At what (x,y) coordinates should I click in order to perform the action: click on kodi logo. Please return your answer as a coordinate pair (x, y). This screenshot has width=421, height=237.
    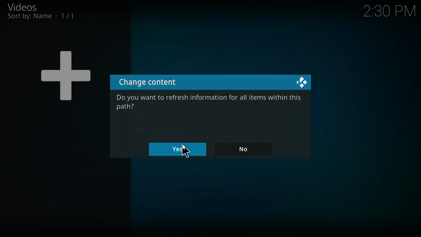
    Looking at the image, I should click on (303, 82).